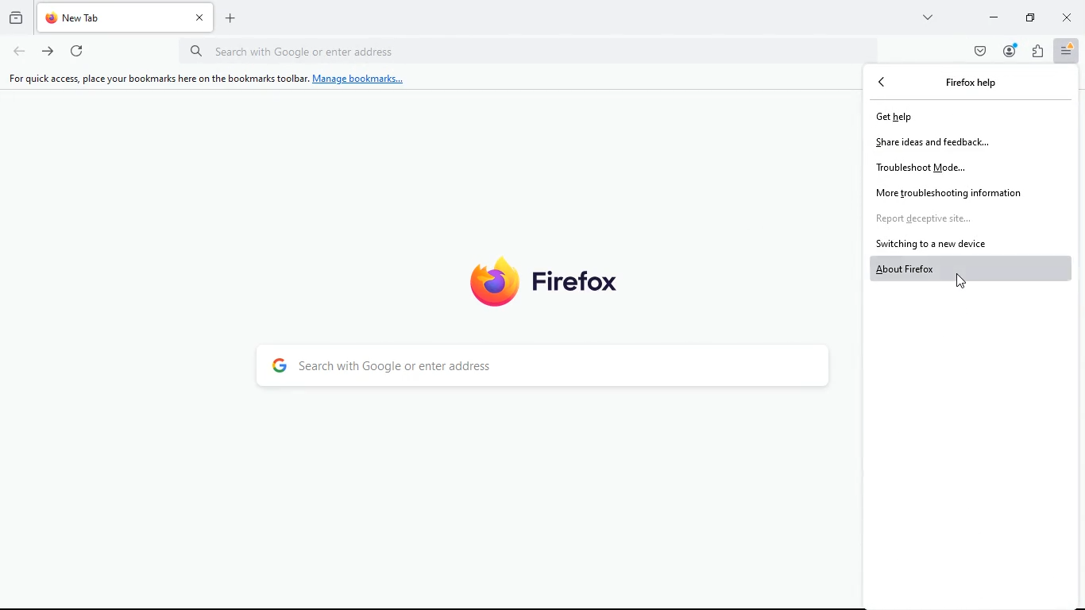  What do you see at coordinates (942, 218) in the screenshot?
I see `report deceptive site` at bounding box center [942, 218].